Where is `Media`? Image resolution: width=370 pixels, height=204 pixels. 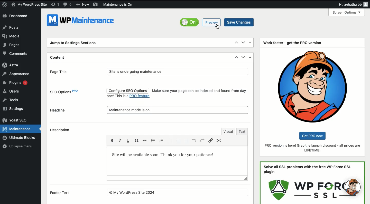
Media is located at coordinates (11, 36).